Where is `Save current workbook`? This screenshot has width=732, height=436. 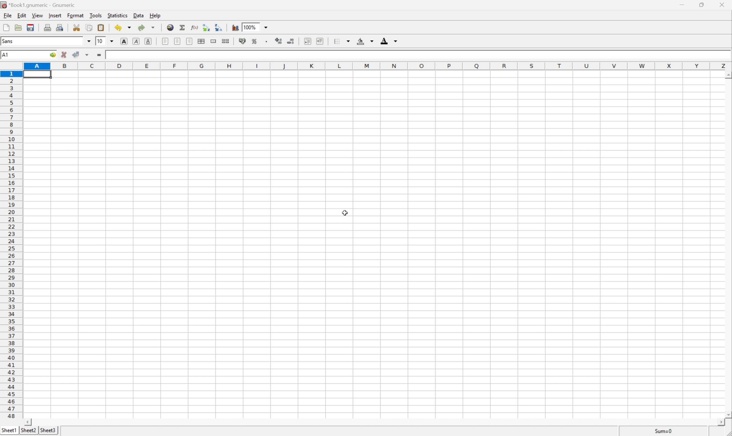
Save current workbook is located at coordinates (31, 27).